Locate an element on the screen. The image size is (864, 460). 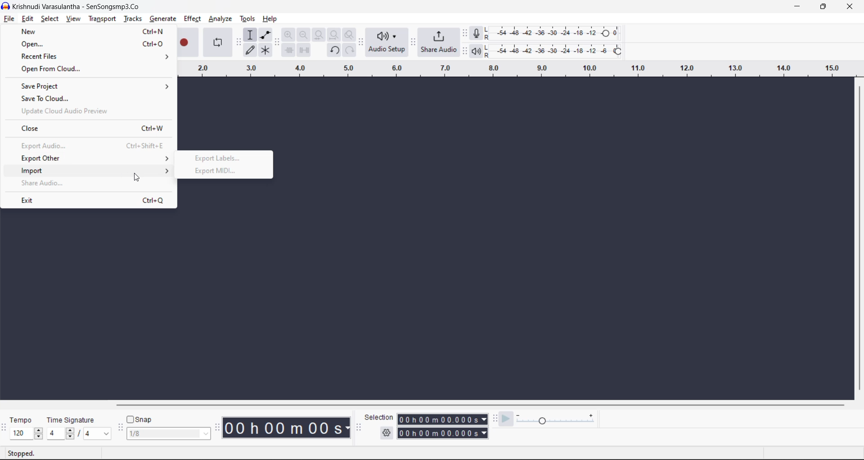
00 h 00m 00.000s is located at coordinates (443, 433).